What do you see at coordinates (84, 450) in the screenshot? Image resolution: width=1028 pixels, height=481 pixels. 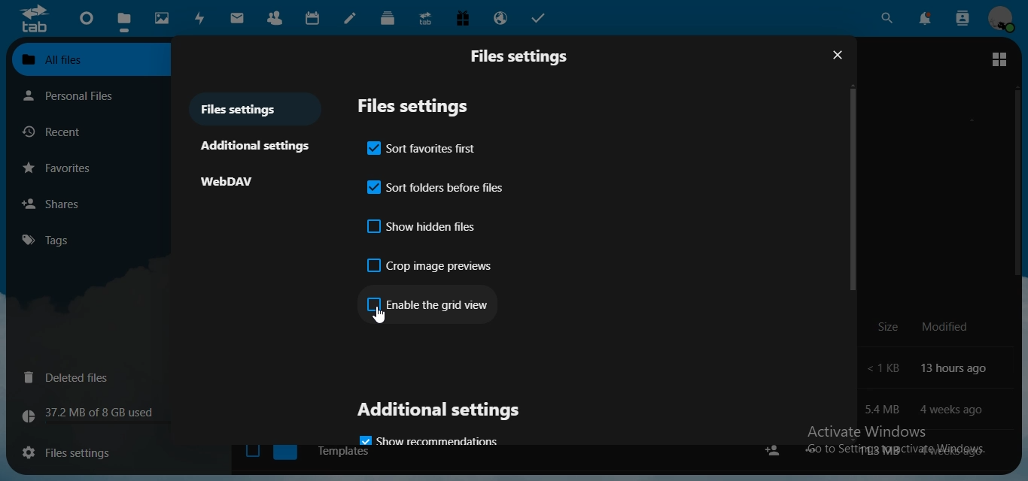 I see `files settings` at bounding box center [84, 450].